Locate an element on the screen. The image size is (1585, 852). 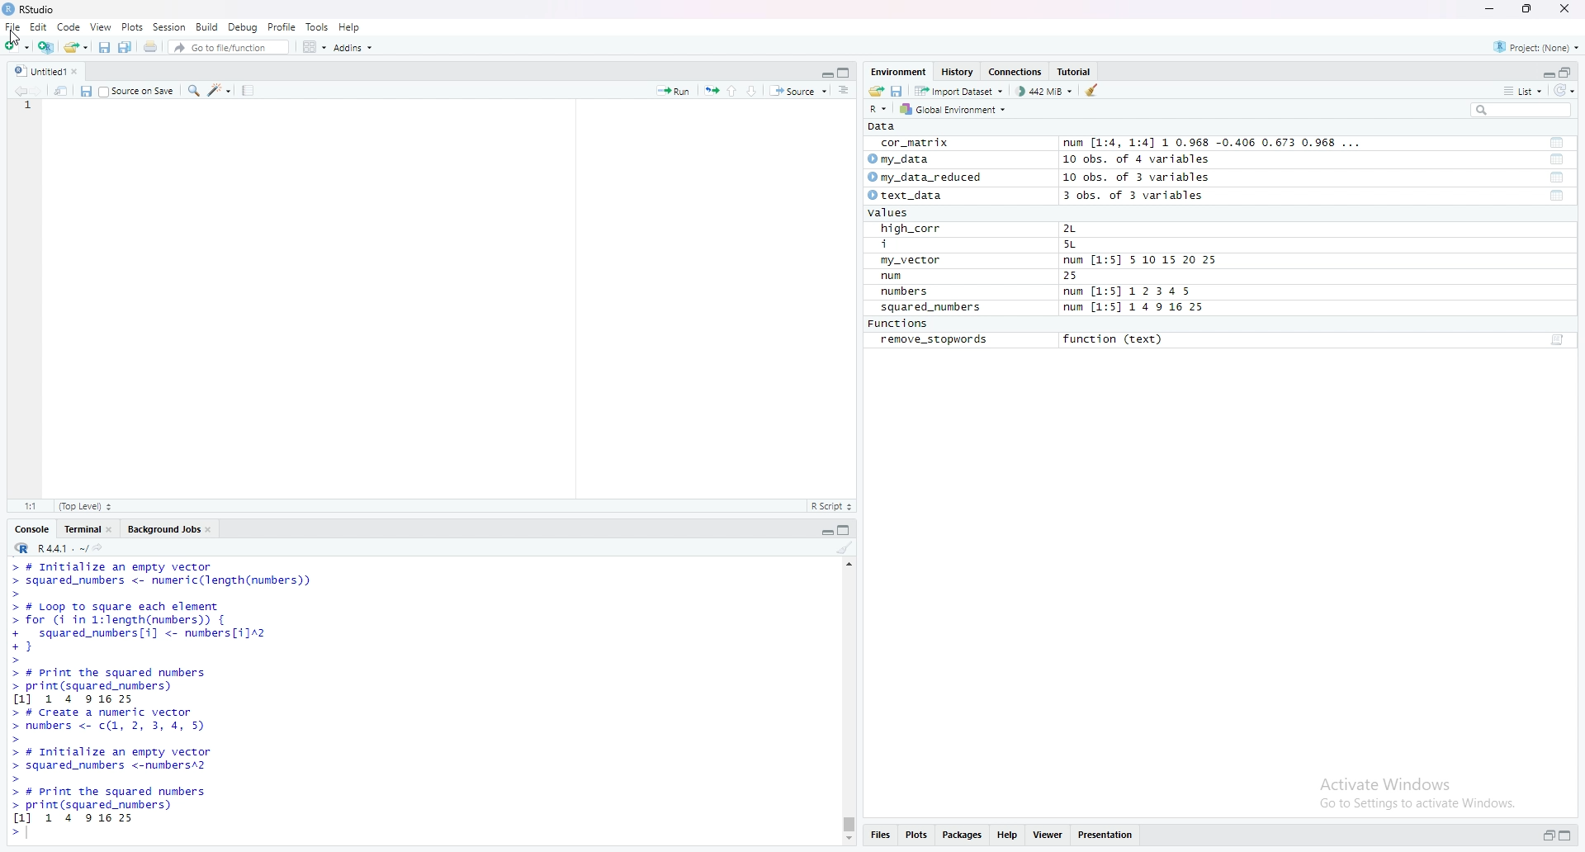
Code tools is located at coordinates (220, 90).